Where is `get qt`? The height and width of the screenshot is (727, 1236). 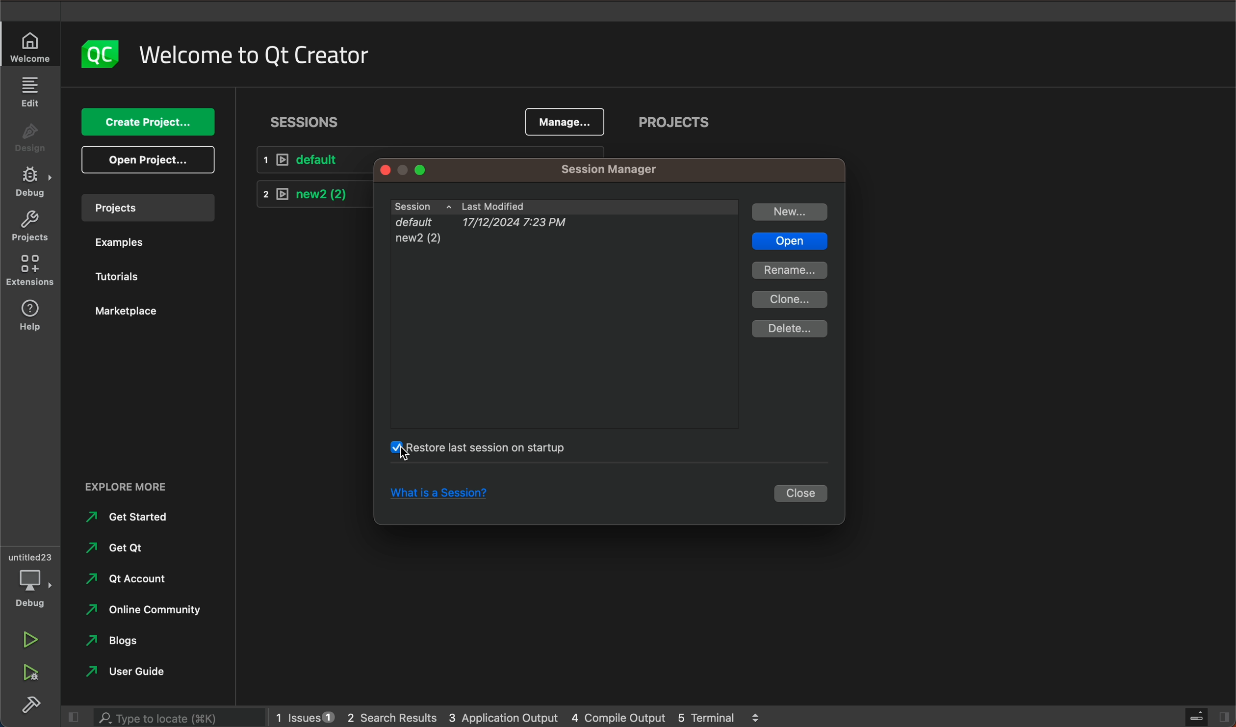
get qt is located at coordinates (117, 549).